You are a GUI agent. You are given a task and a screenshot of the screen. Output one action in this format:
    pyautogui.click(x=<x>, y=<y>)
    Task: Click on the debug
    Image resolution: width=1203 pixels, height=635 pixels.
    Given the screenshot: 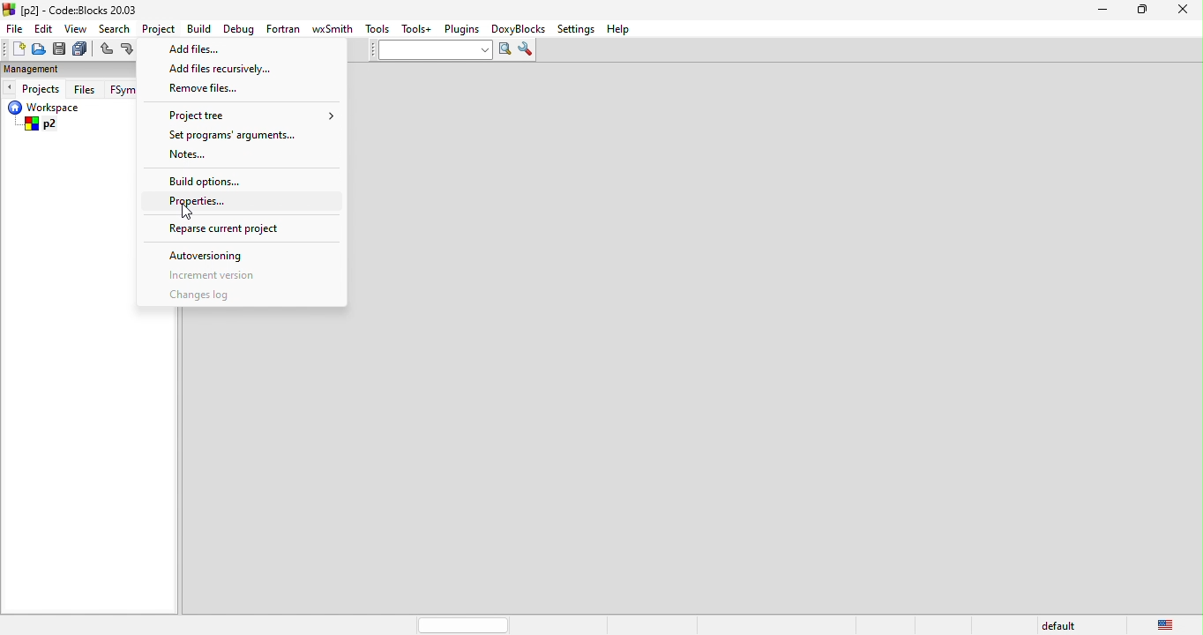 What is the action you would take?
    pyautogui.click(x=240, y=29)
    